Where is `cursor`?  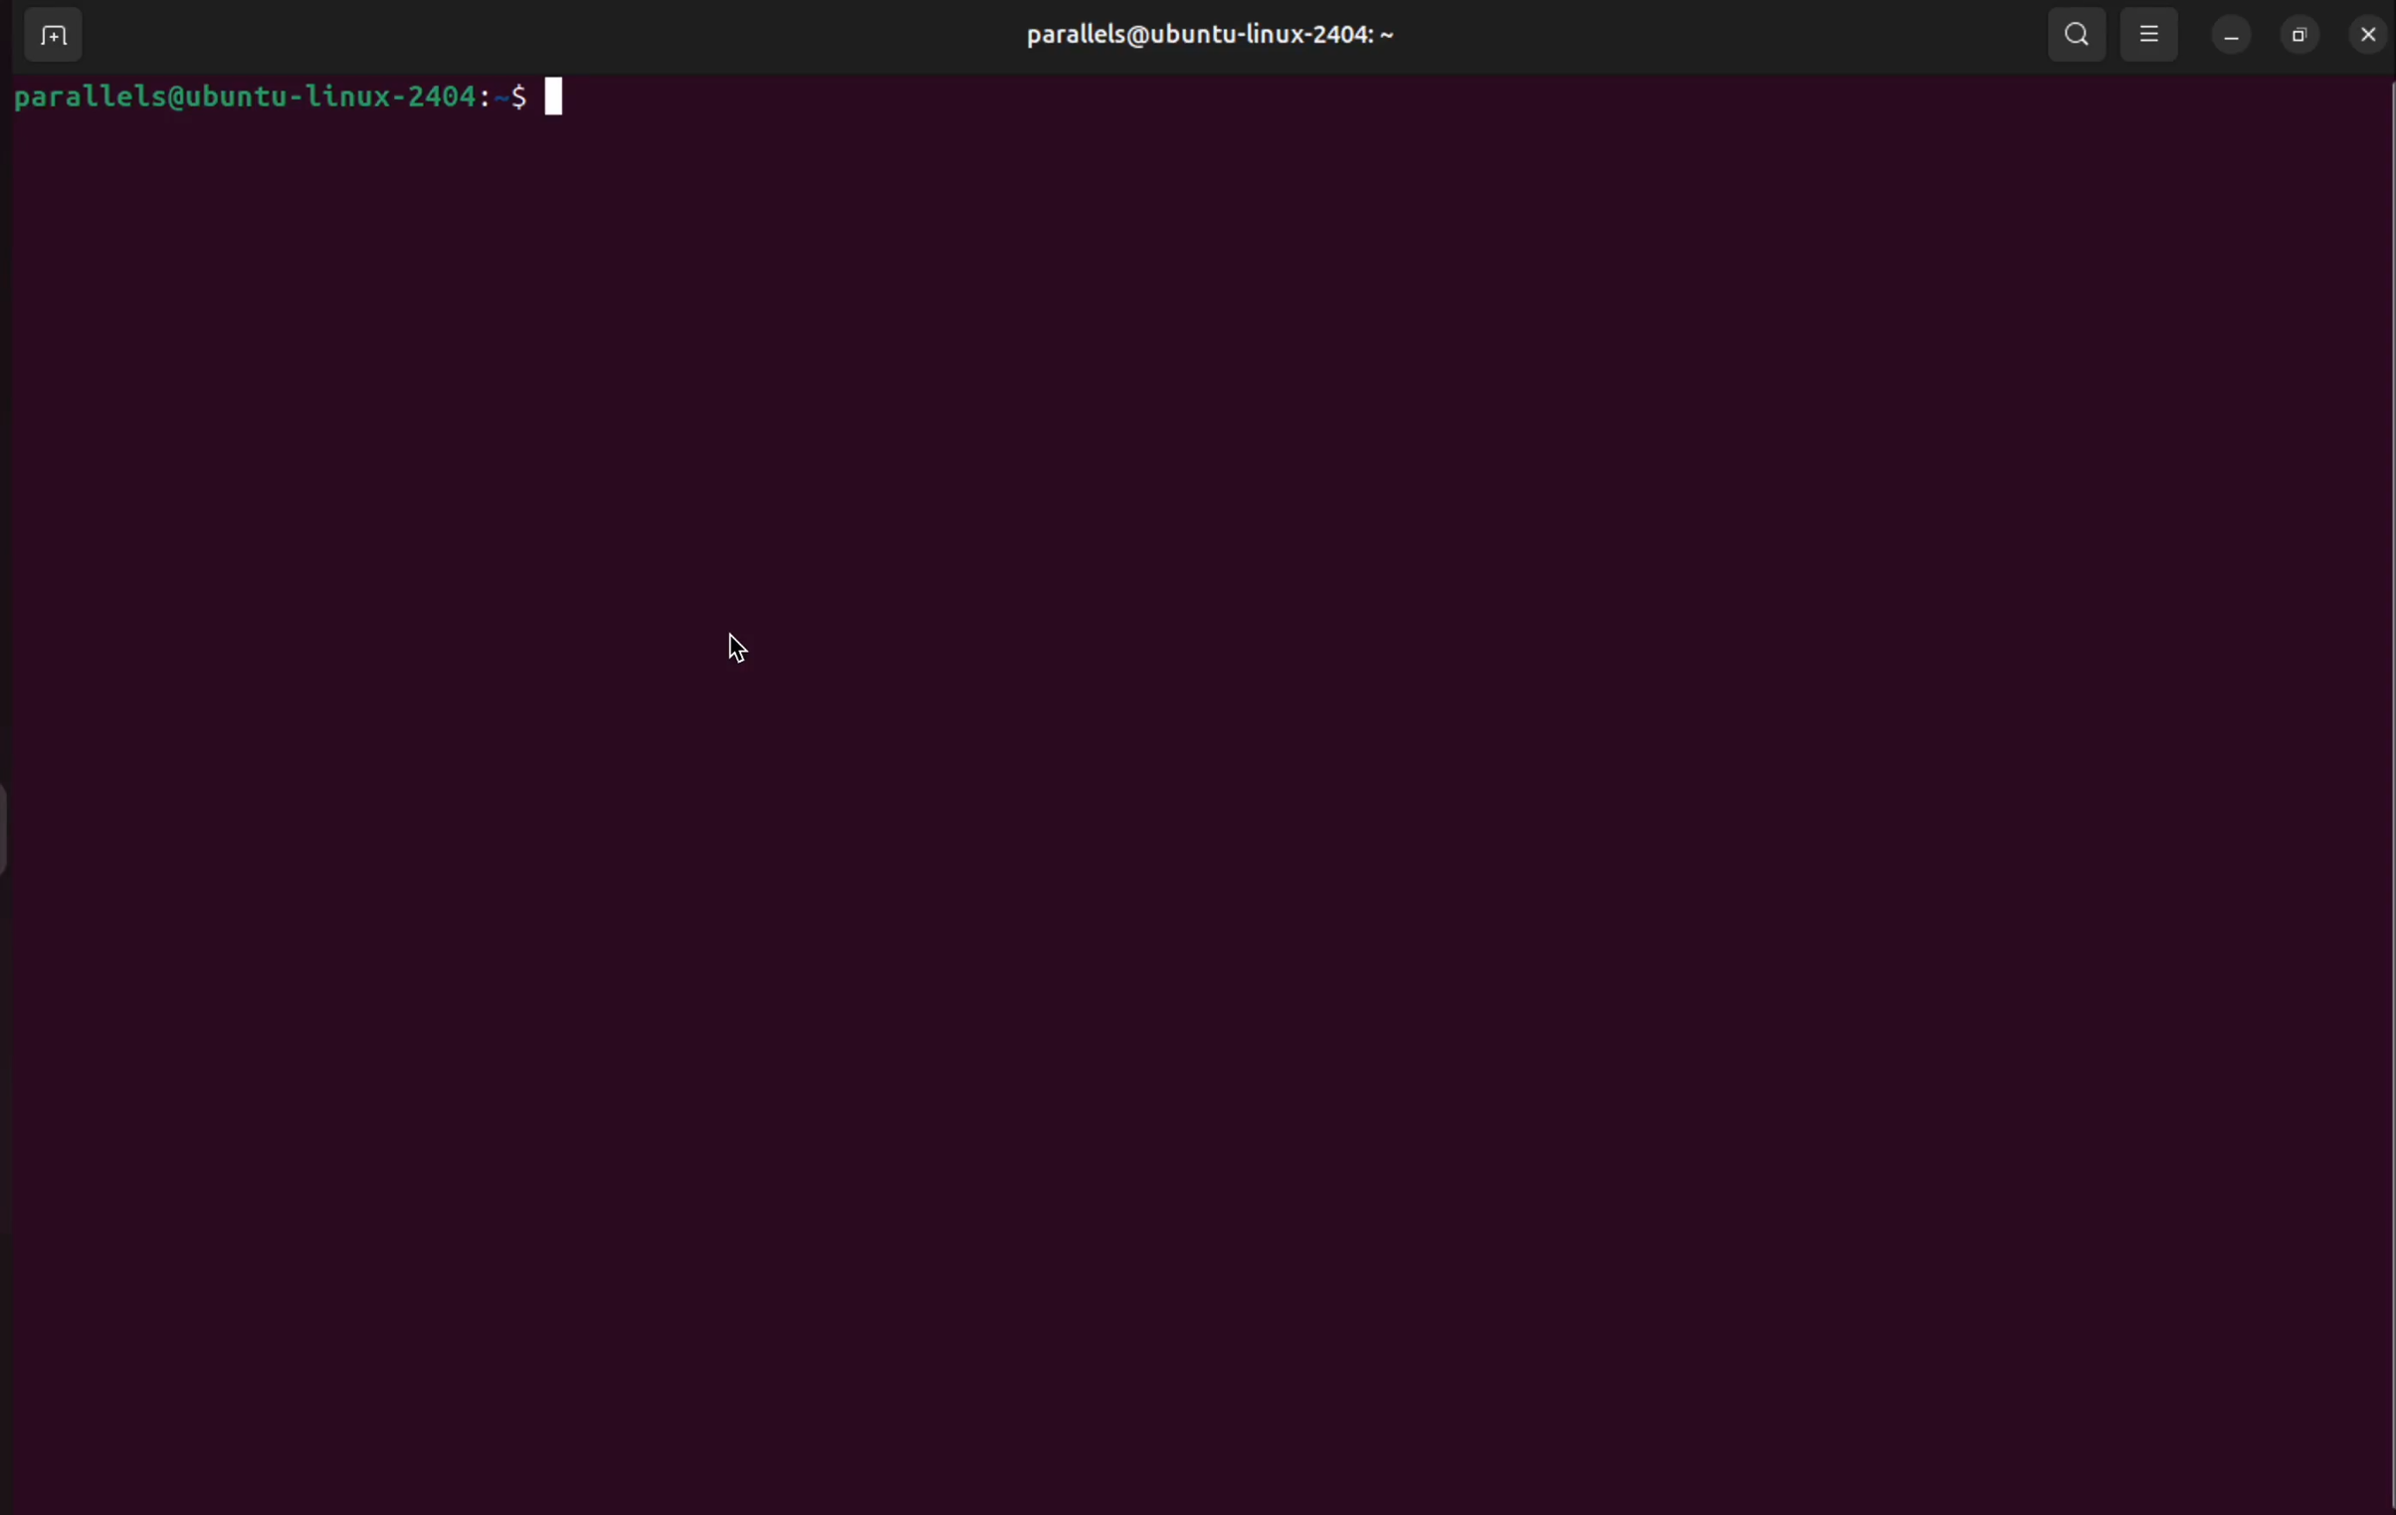 cursor is located at coordinates (743, 642).